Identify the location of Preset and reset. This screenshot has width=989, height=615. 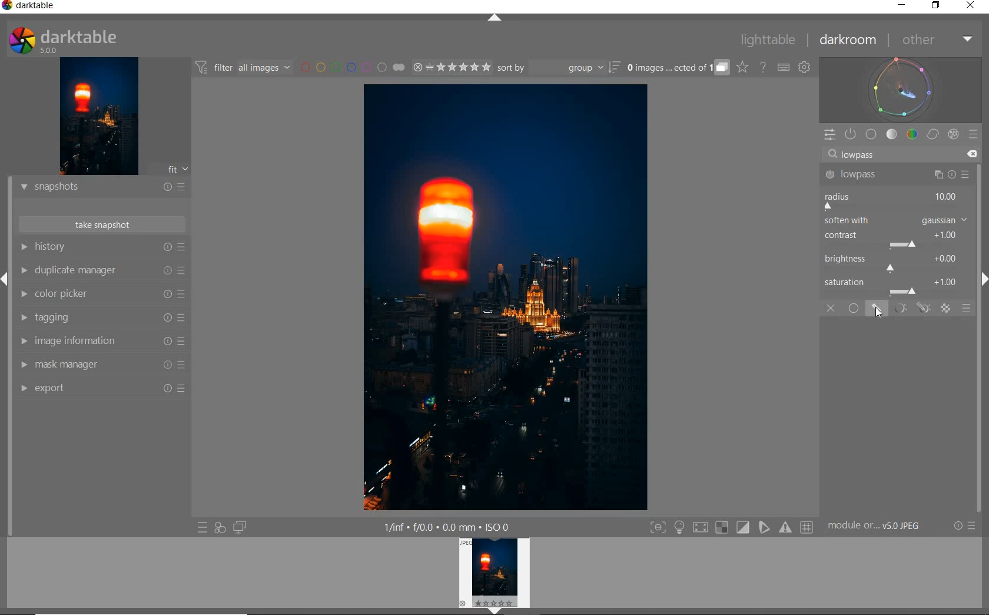
(188, 186).